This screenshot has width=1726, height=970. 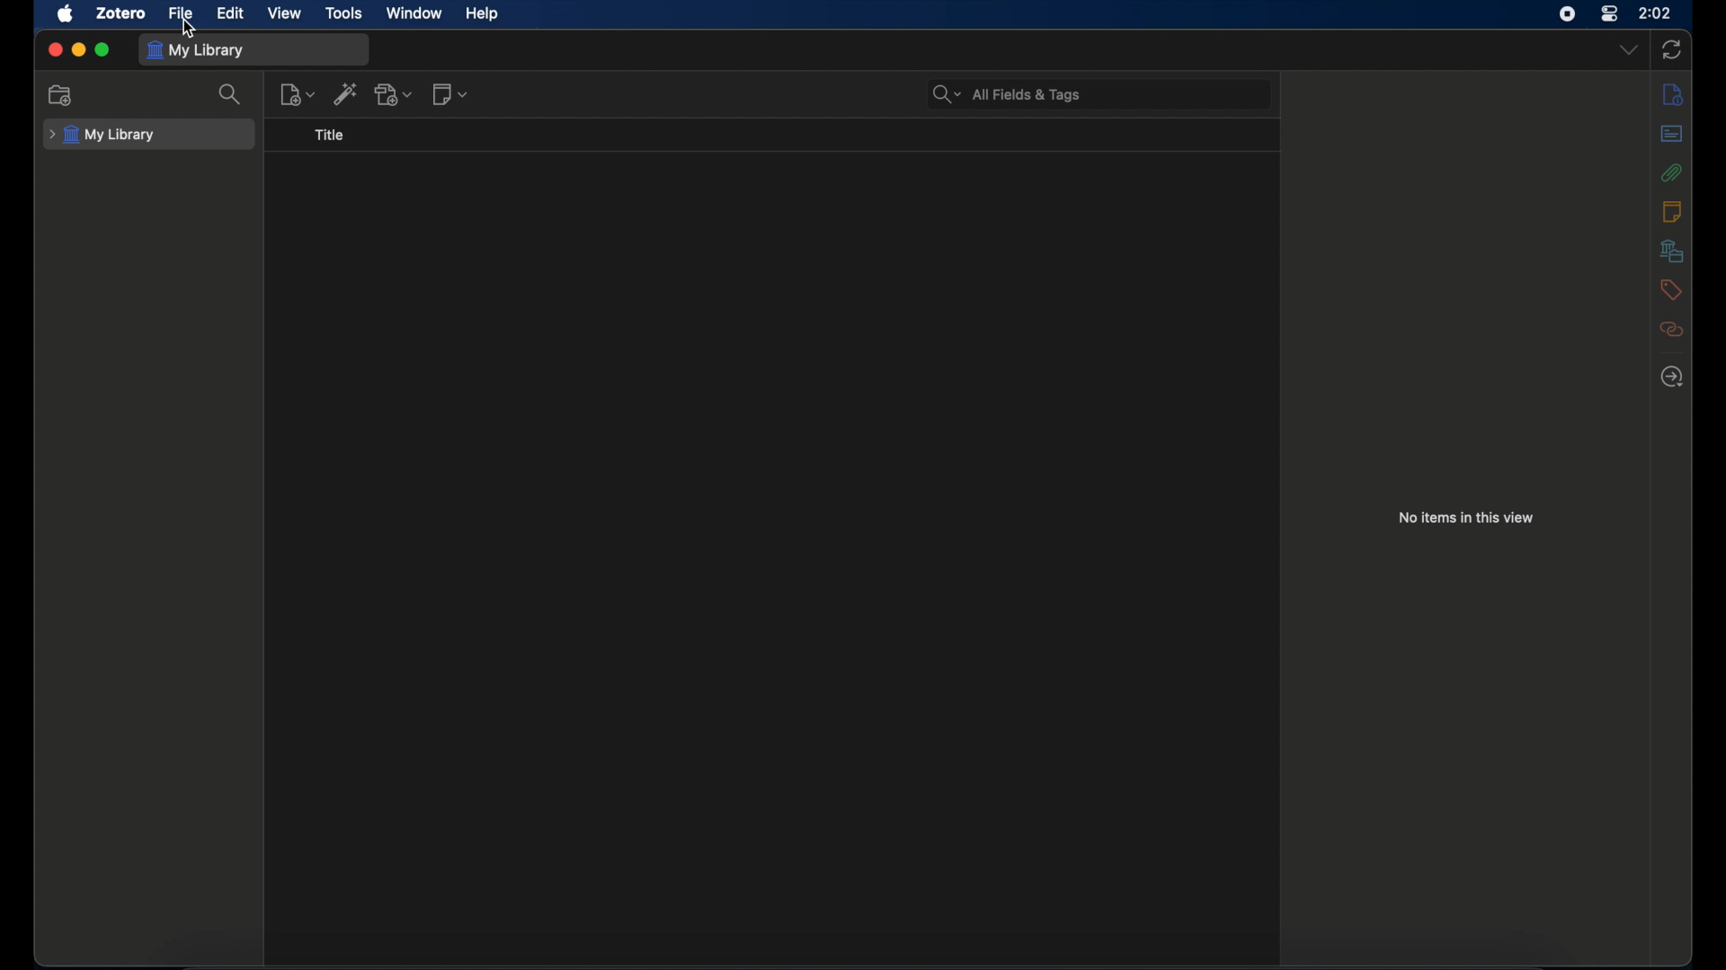 What do you see at coordinates (343, 12) in the screenshot?
I see `tools` at bounding box center [343, 12].